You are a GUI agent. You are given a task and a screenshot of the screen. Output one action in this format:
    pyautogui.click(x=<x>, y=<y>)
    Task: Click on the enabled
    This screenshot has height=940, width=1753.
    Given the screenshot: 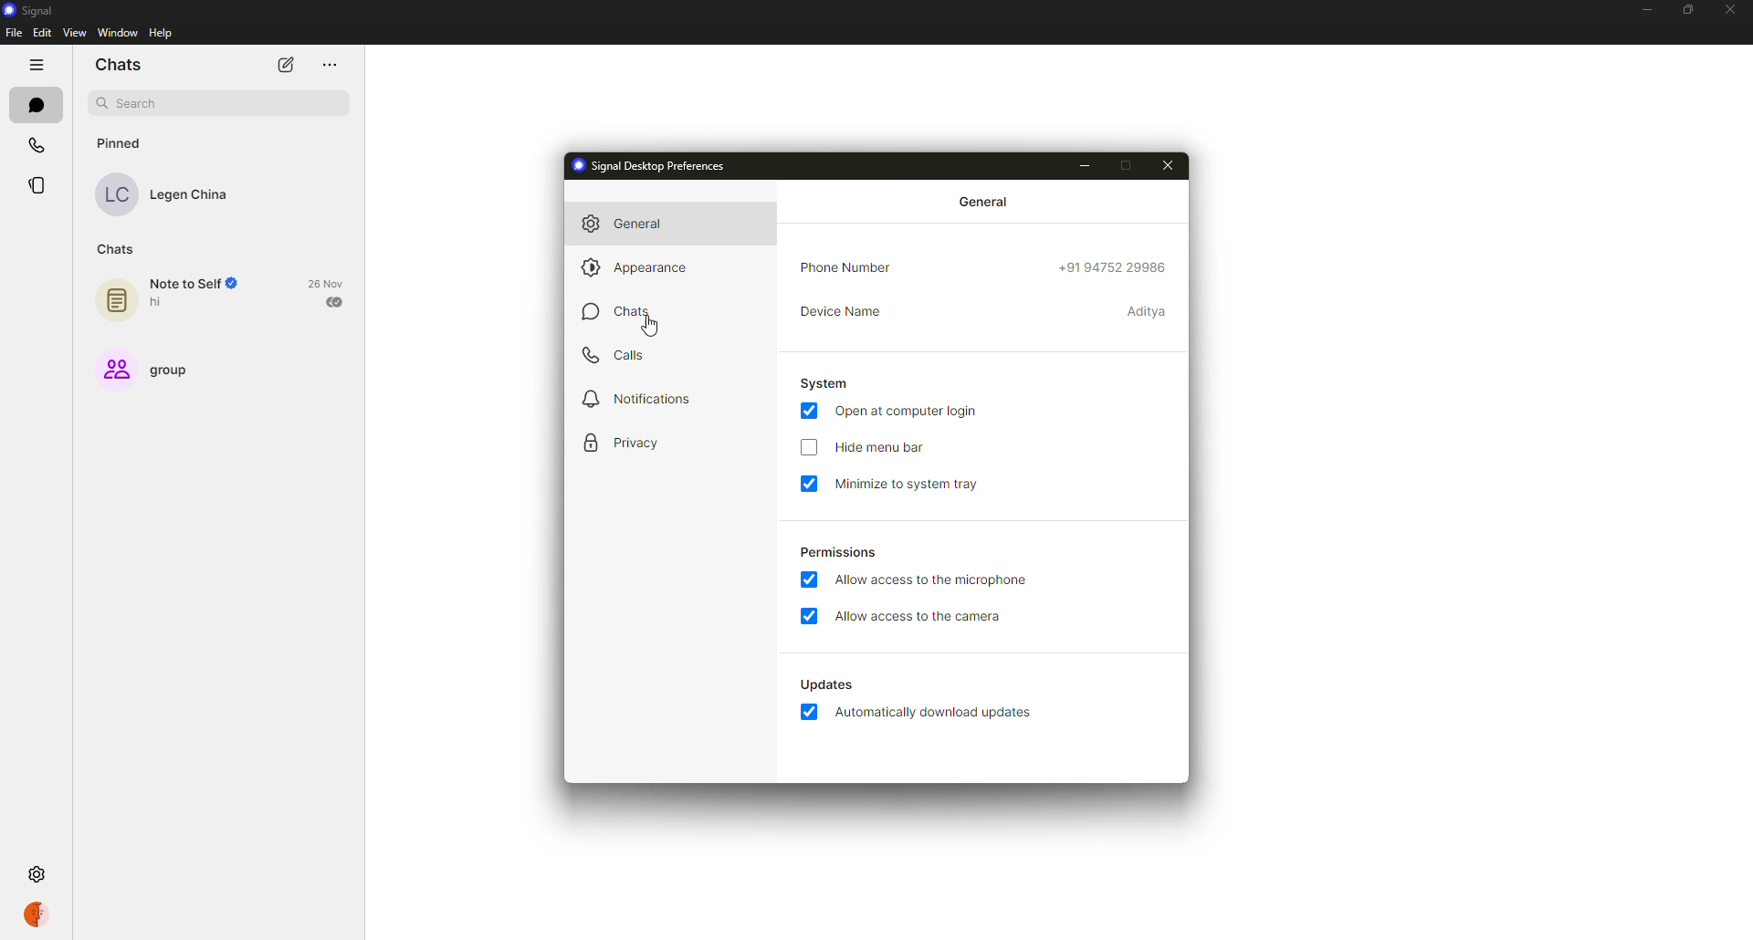 What is the action you would take?
    pyautogui.click(x=808, y=712)
    